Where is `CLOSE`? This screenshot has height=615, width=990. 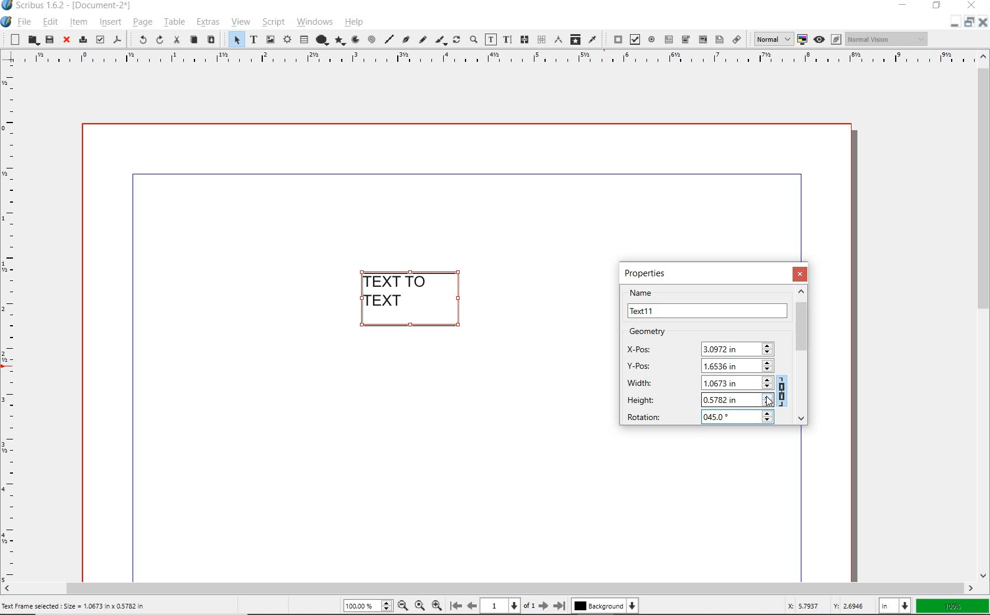
CLOSE is located at coordinates (801, 274).